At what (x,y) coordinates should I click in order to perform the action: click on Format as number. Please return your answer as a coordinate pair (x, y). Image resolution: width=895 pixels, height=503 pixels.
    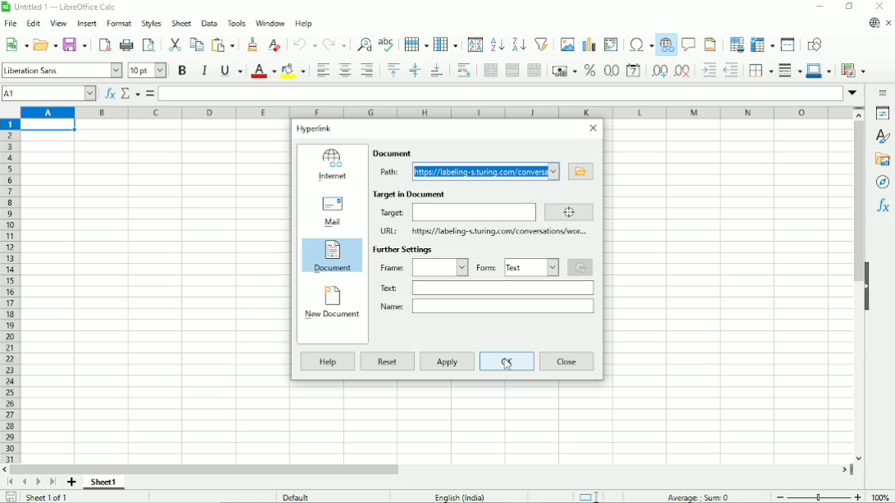
    Looking at the image, I should click on (589, 70).